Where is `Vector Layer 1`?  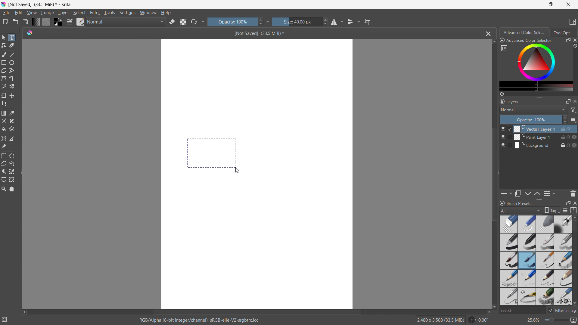 Vector Layer 1 is located at coordinates (542, 128).